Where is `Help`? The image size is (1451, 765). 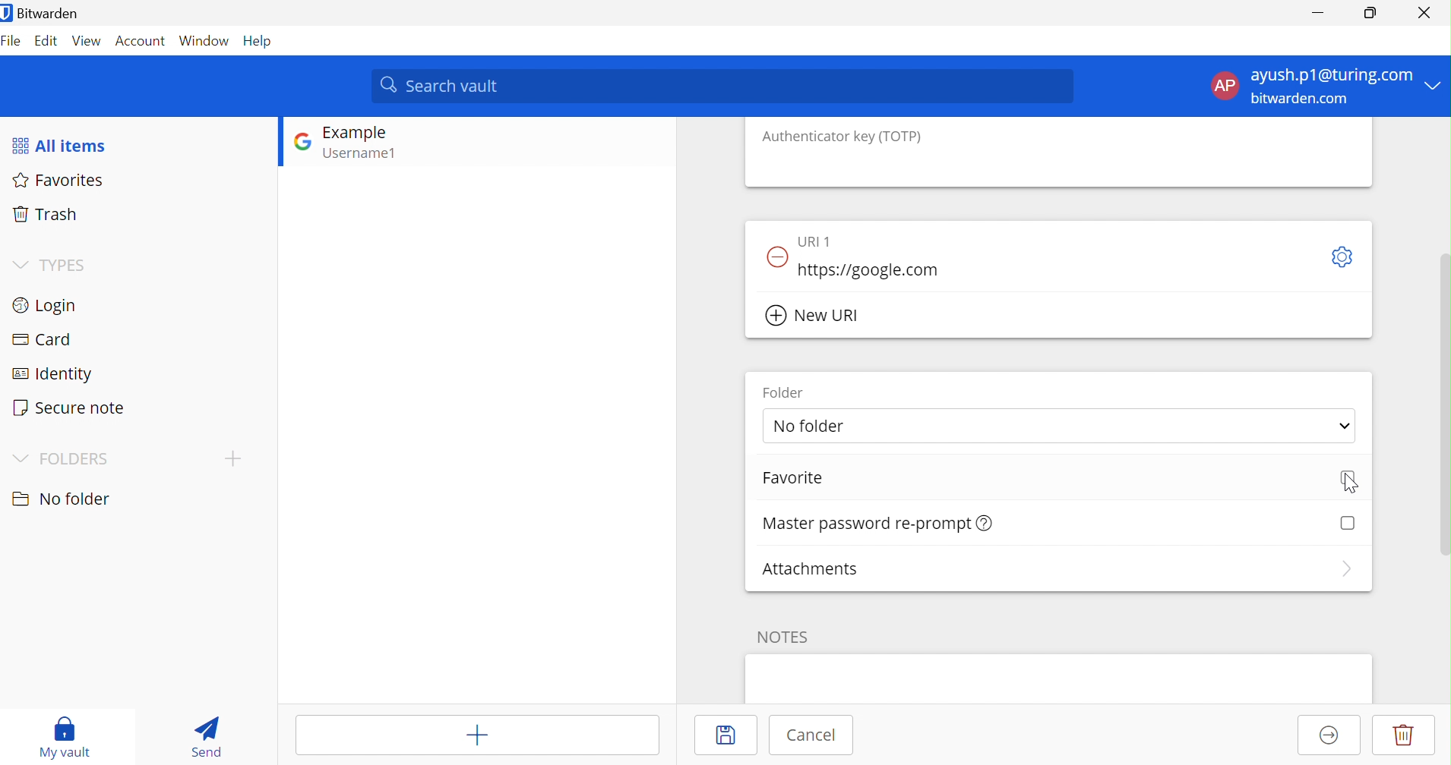 Help is located at coordinates (261, 41).